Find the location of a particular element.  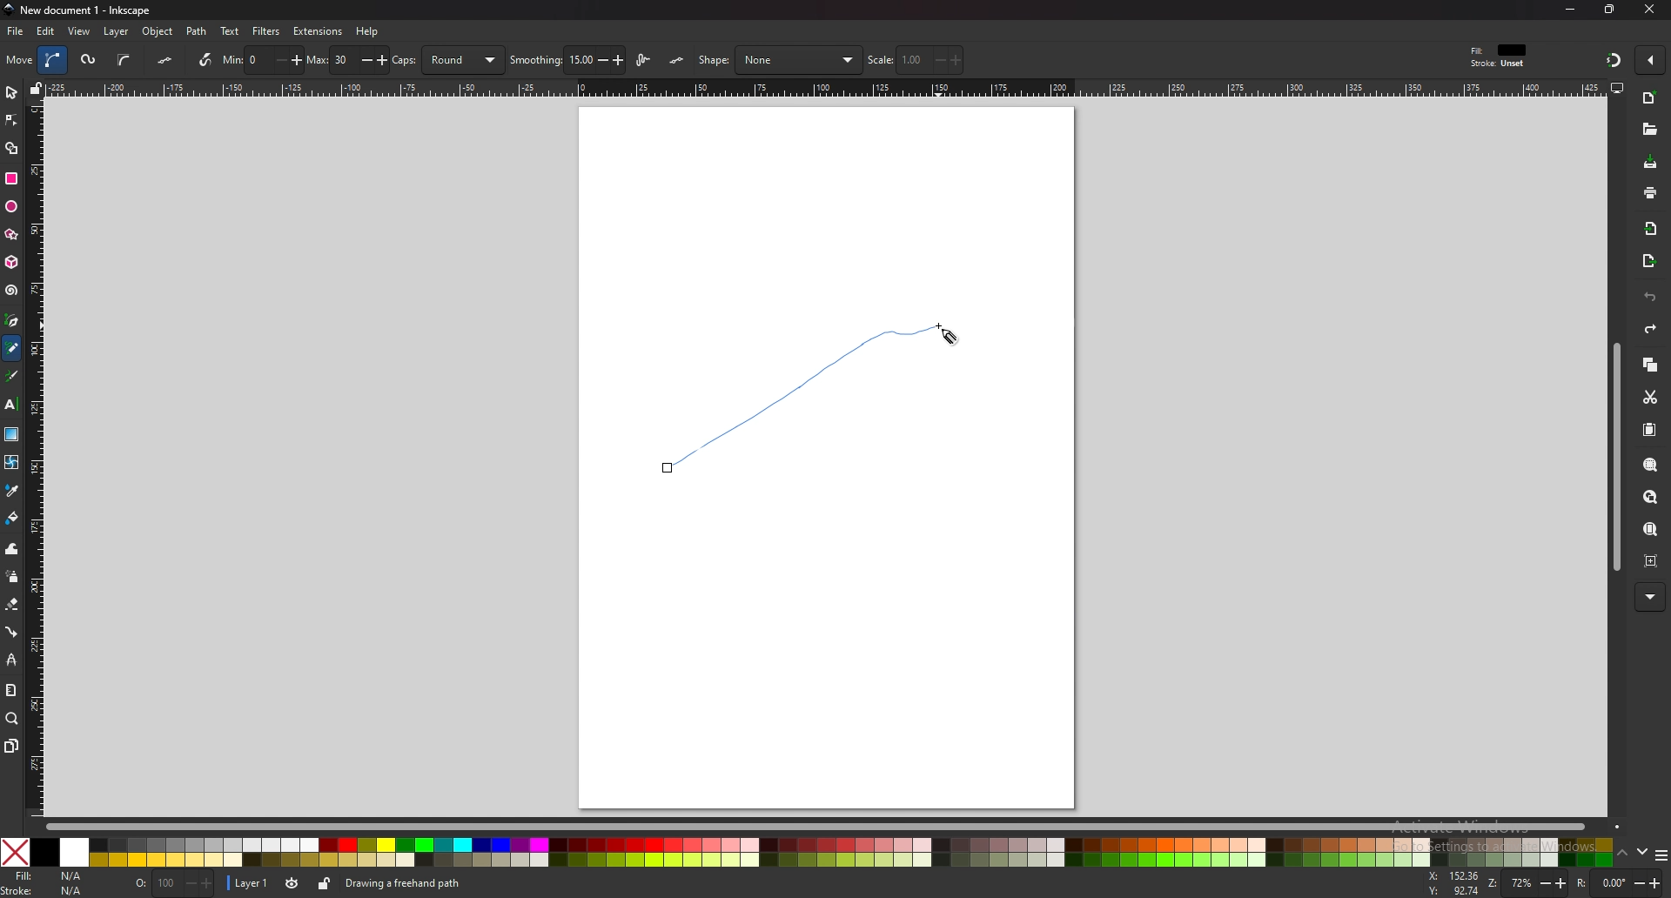

export is located at coordinates (1648, 263).